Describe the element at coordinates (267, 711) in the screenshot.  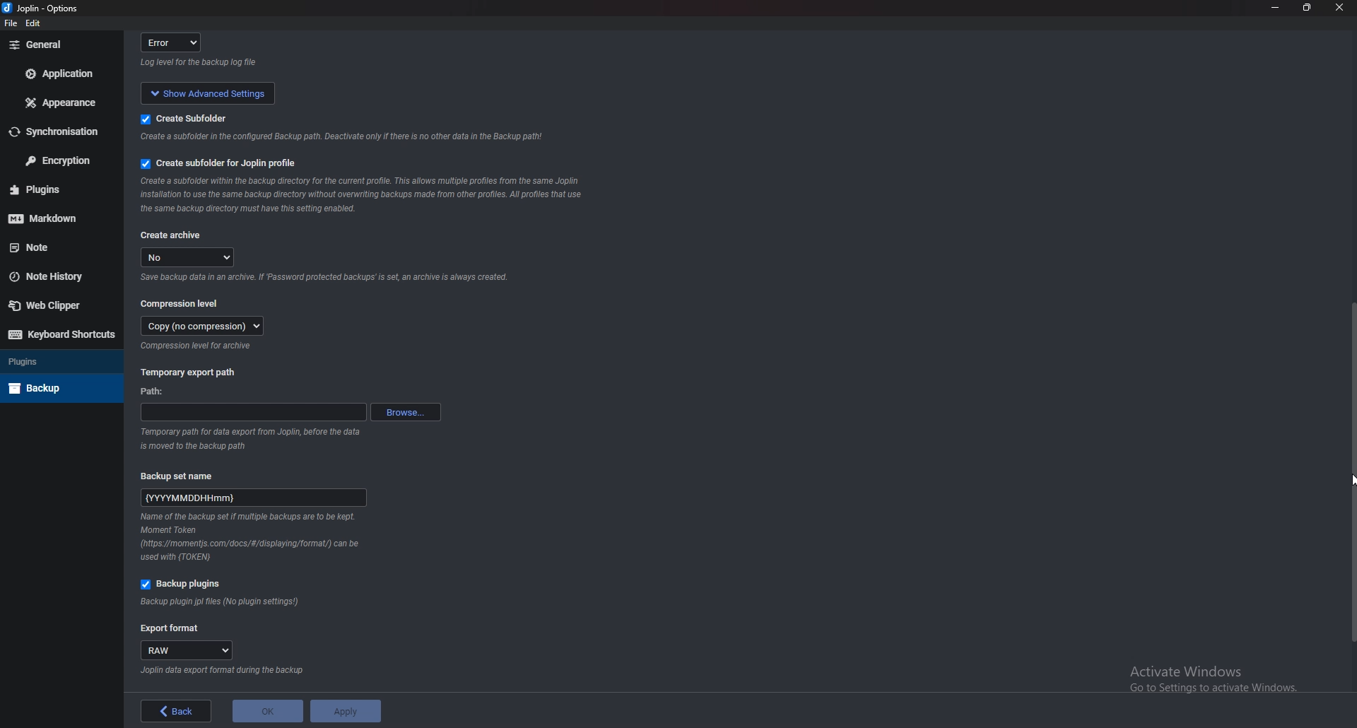
I see `ok` at that location.